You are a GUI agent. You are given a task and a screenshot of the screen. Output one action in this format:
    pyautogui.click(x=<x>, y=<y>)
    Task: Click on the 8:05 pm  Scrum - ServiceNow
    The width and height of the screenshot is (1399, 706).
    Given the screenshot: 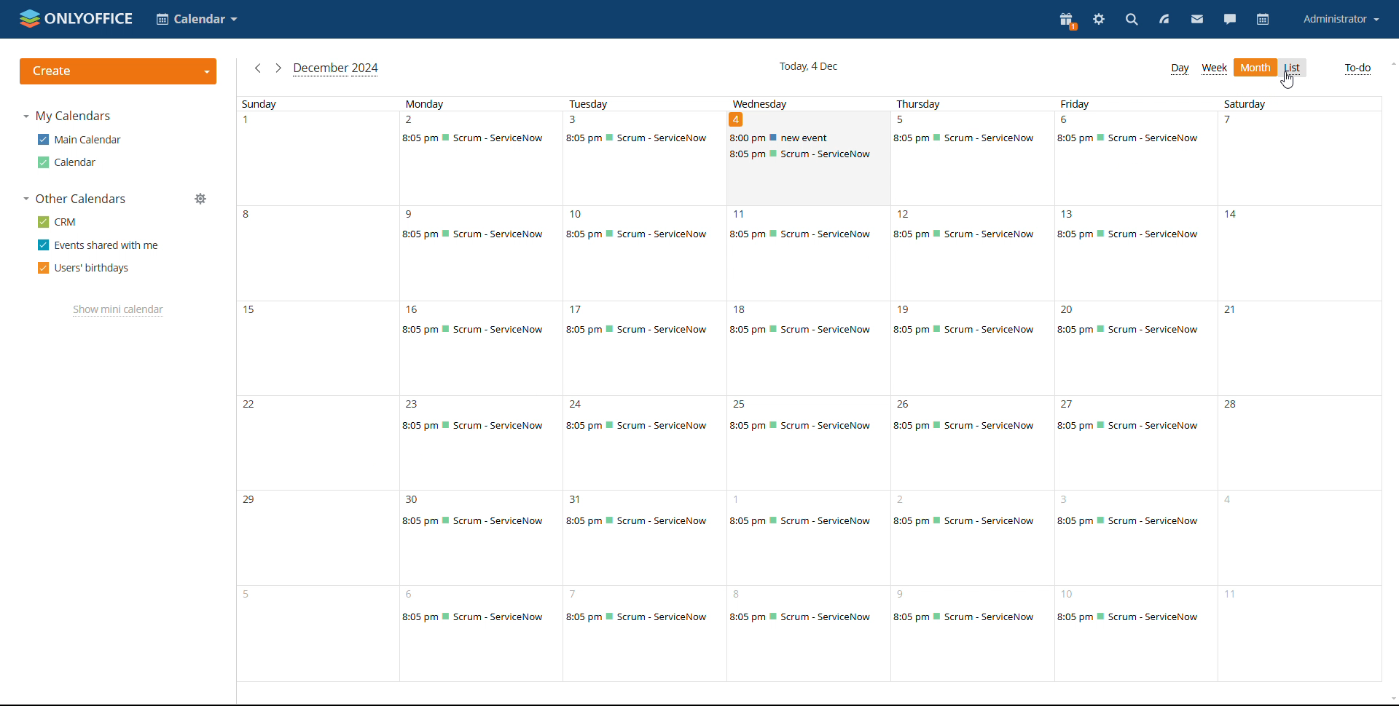 What is the action you would take?
    pyautogui.click(x=1129, y=139)
    